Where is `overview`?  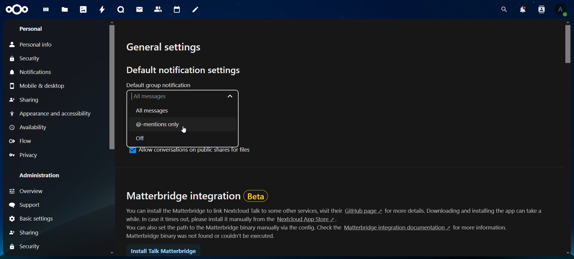
overview is located at coordinates (34, 192).